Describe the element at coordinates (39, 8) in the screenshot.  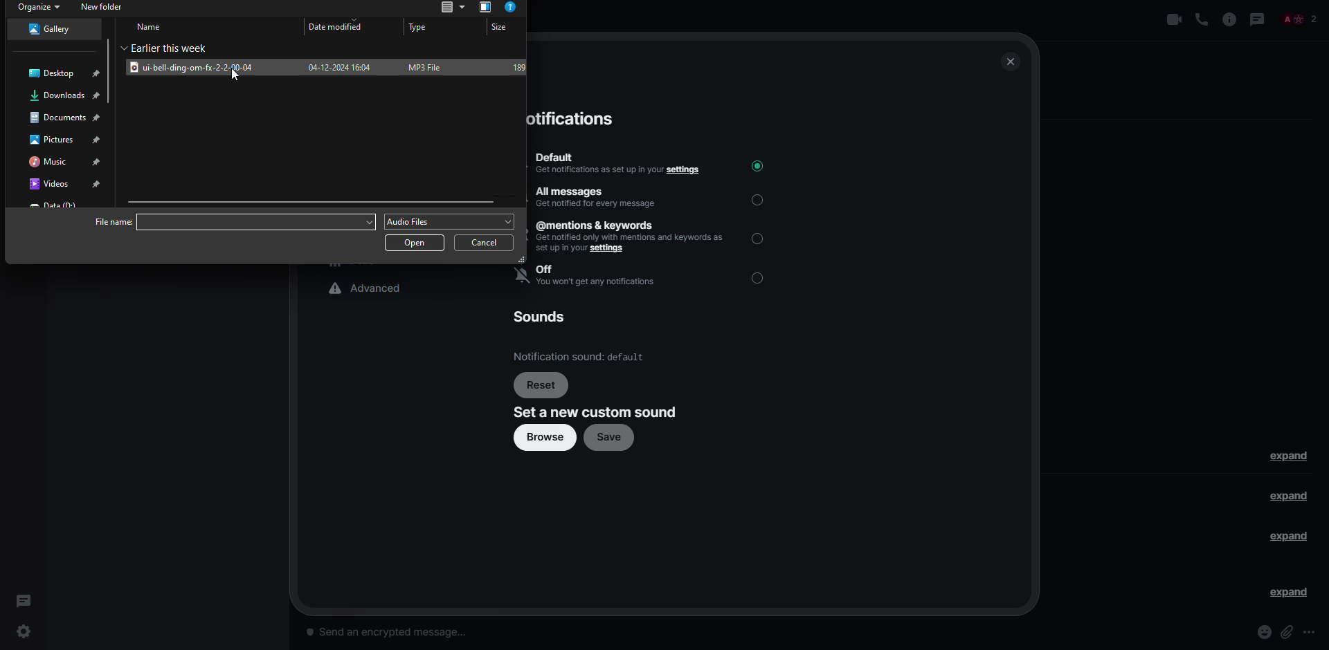
I see `Organize` at that location.